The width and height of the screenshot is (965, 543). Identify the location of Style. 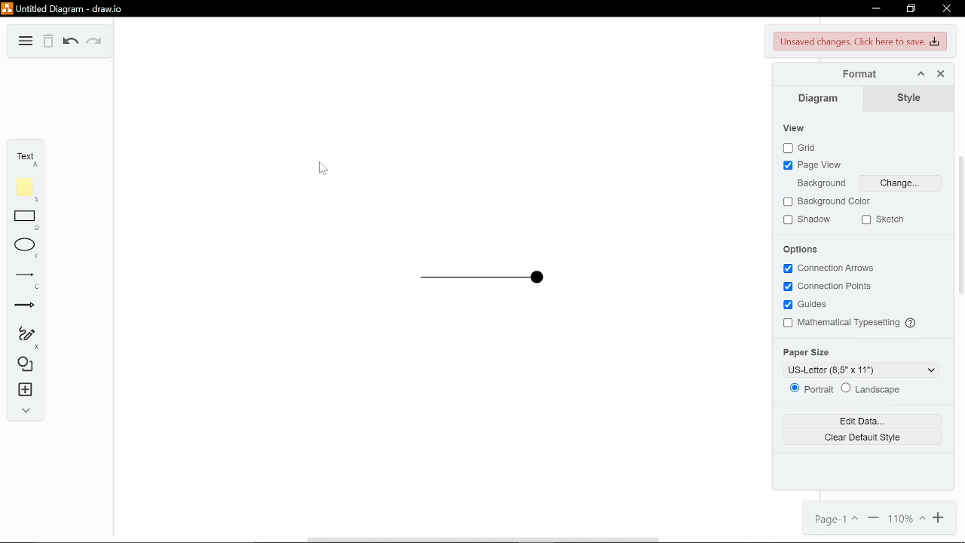
(906, 98).